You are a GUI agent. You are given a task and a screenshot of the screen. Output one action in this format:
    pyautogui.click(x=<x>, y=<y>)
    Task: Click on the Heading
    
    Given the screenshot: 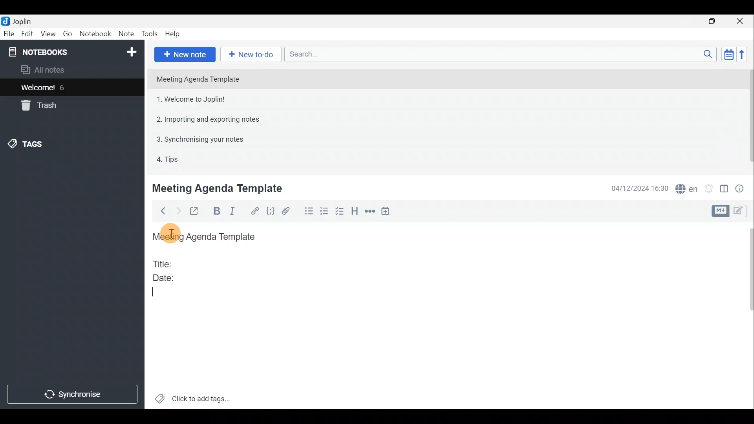 What is the action you would take?
    pyautogui.click(x=354, y=213)
    